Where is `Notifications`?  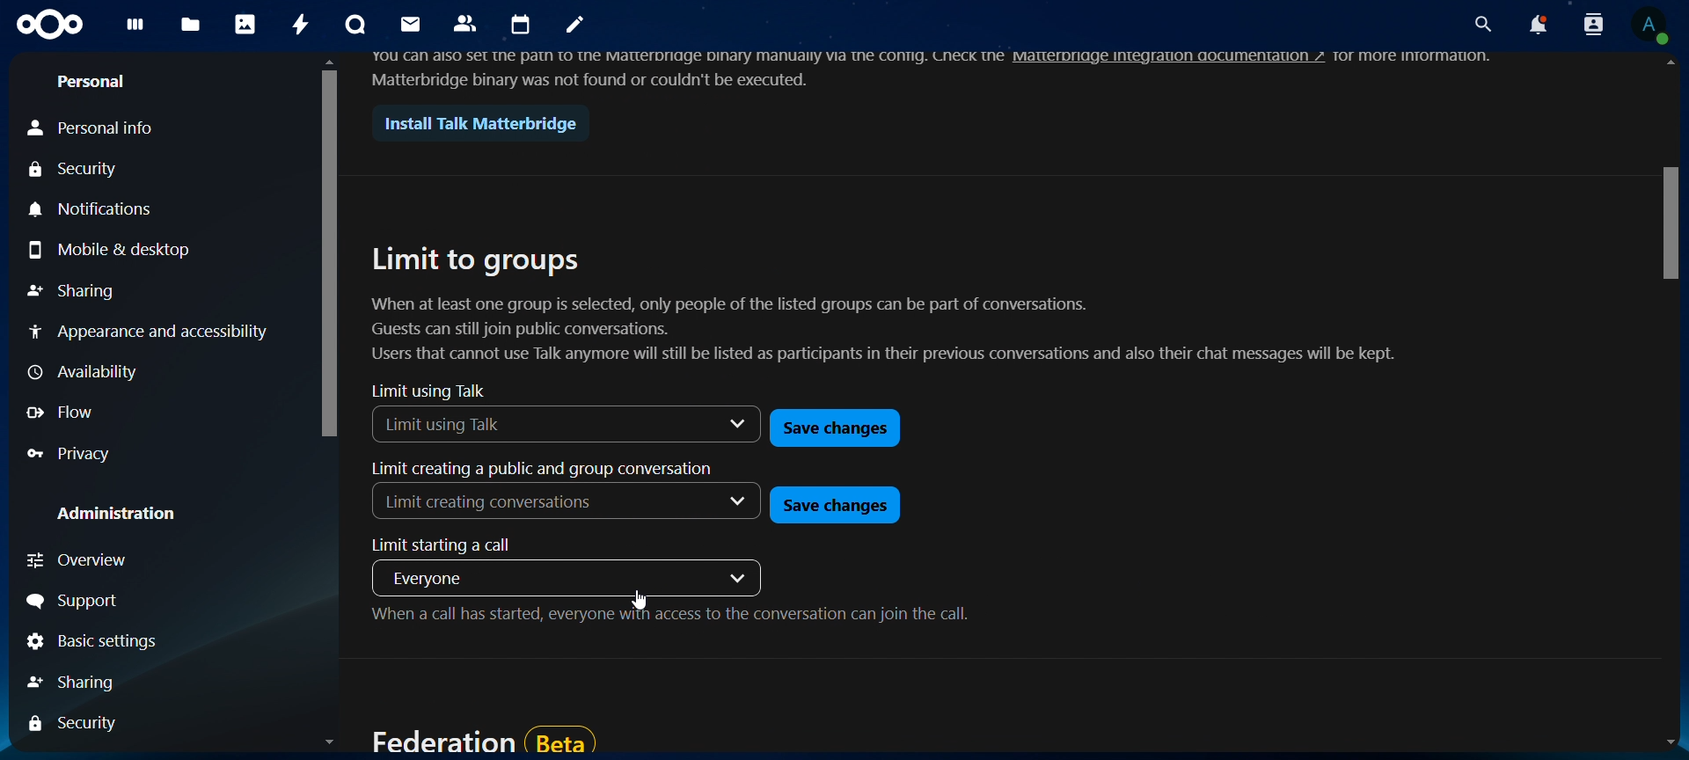 Notifications is located at coordinates (145, 212).